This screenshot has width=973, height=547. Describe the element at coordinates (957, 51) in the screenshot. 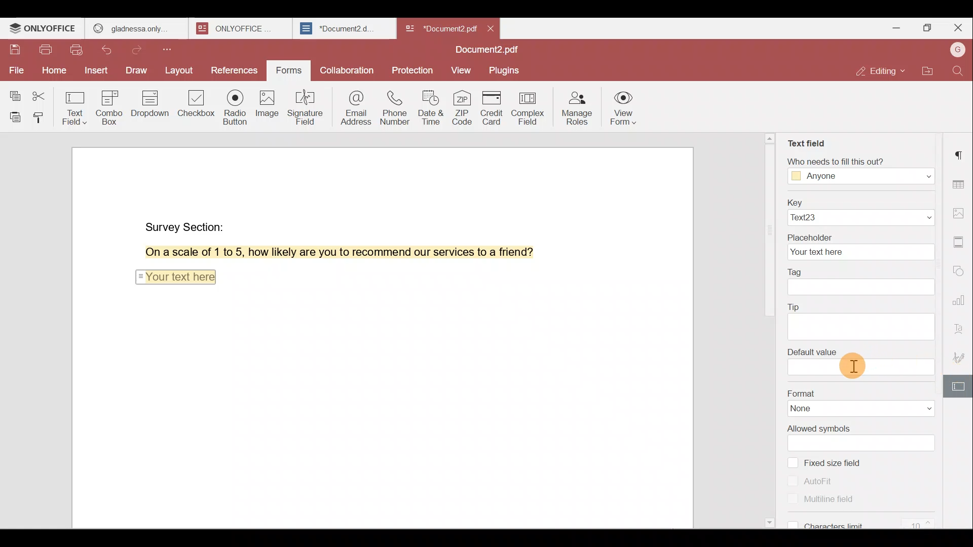

I see `Account name` at that location.